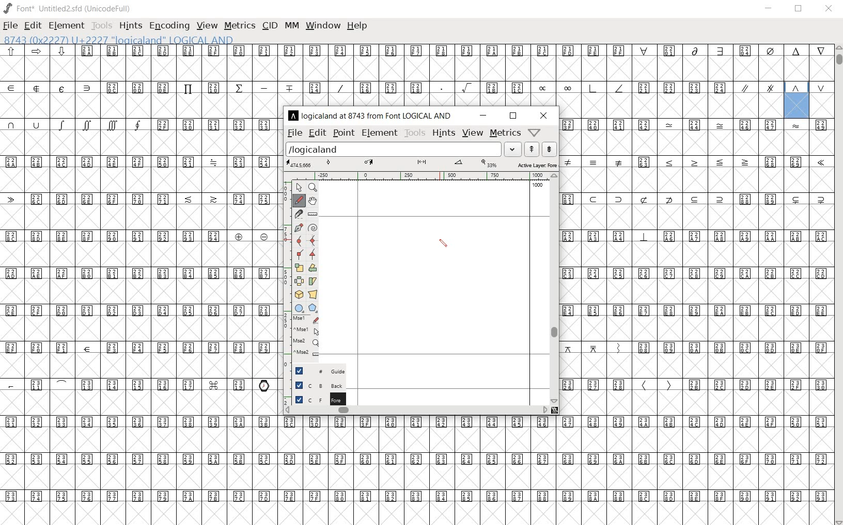 Image resolution: width=843 pixels, height=525 pixels. Describe the element at coordinates (415, 410) in the screenshot. I see `scrollbar` at that location.